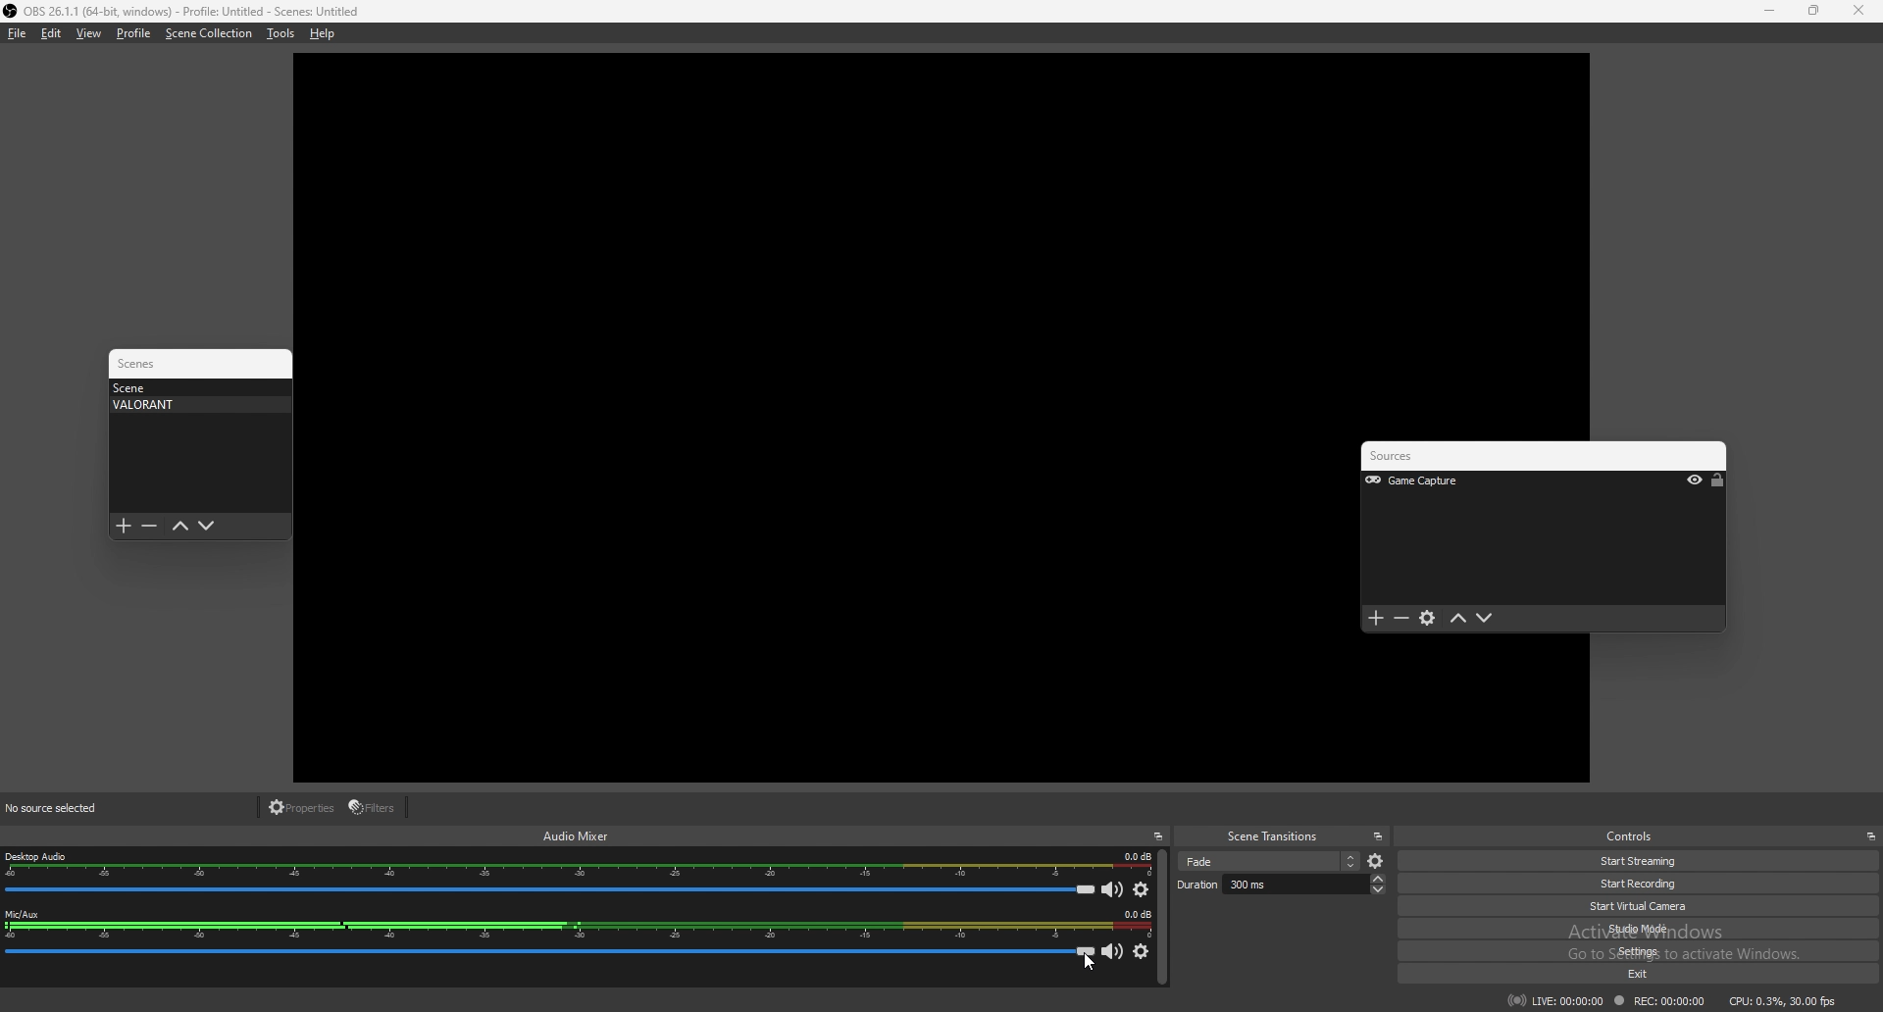 The height and width of the screenshot is (1012, 1883). Describe the element at coordinates (1717, 481) in the screenshot. I see `lock` at that location.